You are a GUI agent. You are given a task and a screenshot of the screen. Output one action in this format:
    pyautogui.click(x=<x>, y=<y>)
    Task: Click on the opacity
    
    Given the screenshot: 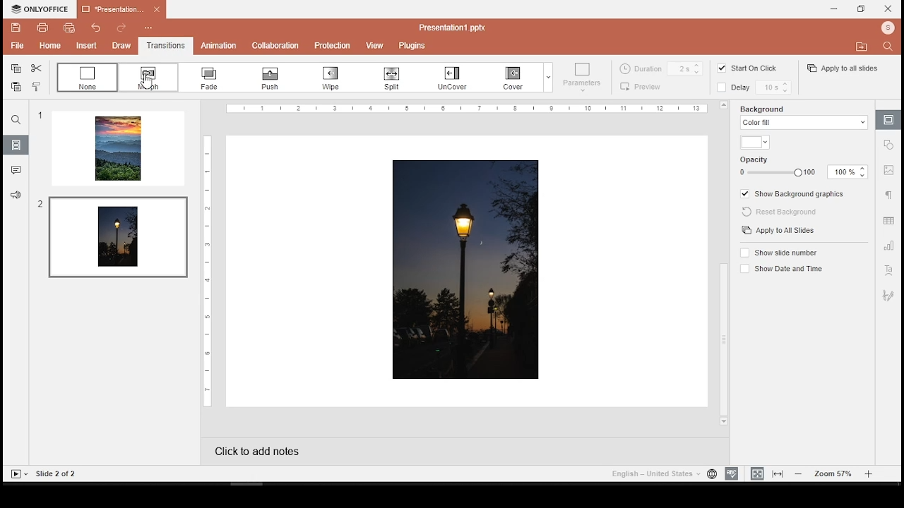 What is the action you would take?
    pyautogui.click(x=803, y=171)
    